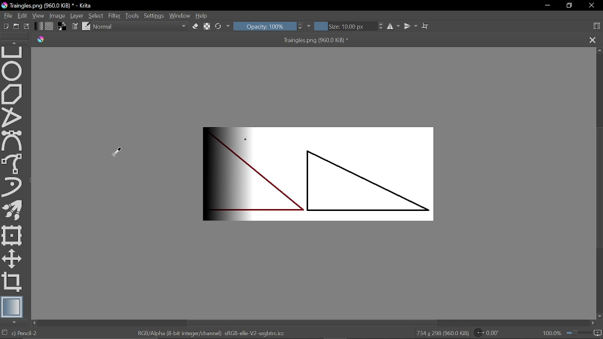  What do you see at coordinates (12, 235) in the screenshot?
I see `Transform a layer tool` at bounding box center [12, 235].